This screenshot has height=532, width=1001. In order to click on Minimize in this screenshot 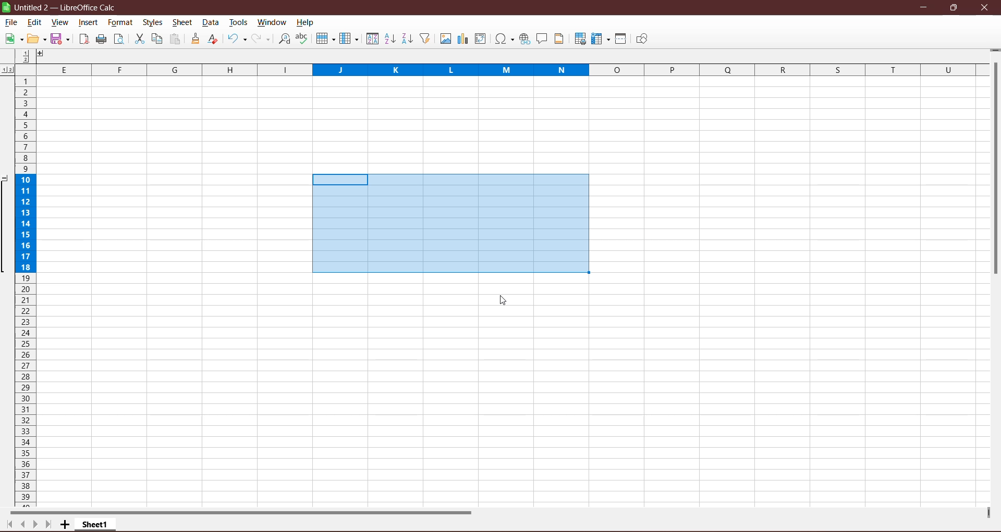, I will do `click(925, 7)`.